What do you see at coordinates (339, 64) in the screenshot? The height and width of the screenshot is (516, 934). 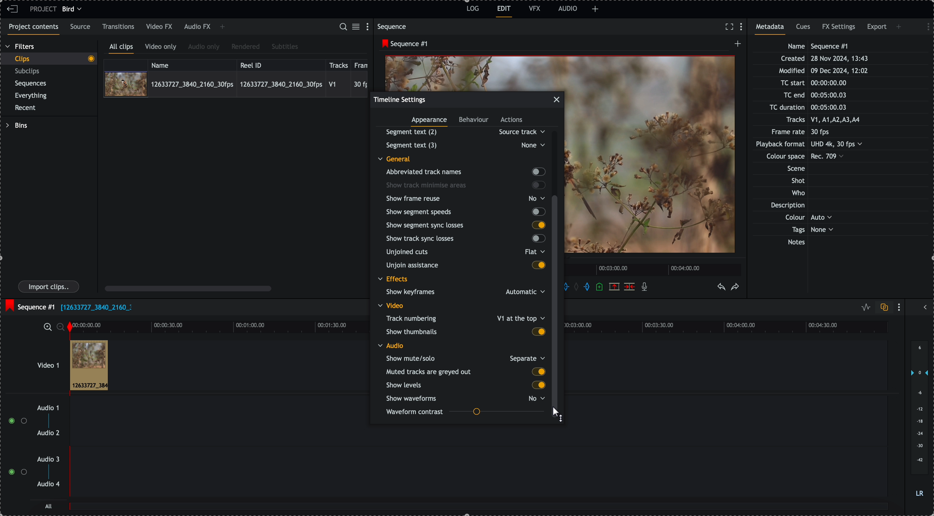 I see `tracks` at bounding box center [339, 64].